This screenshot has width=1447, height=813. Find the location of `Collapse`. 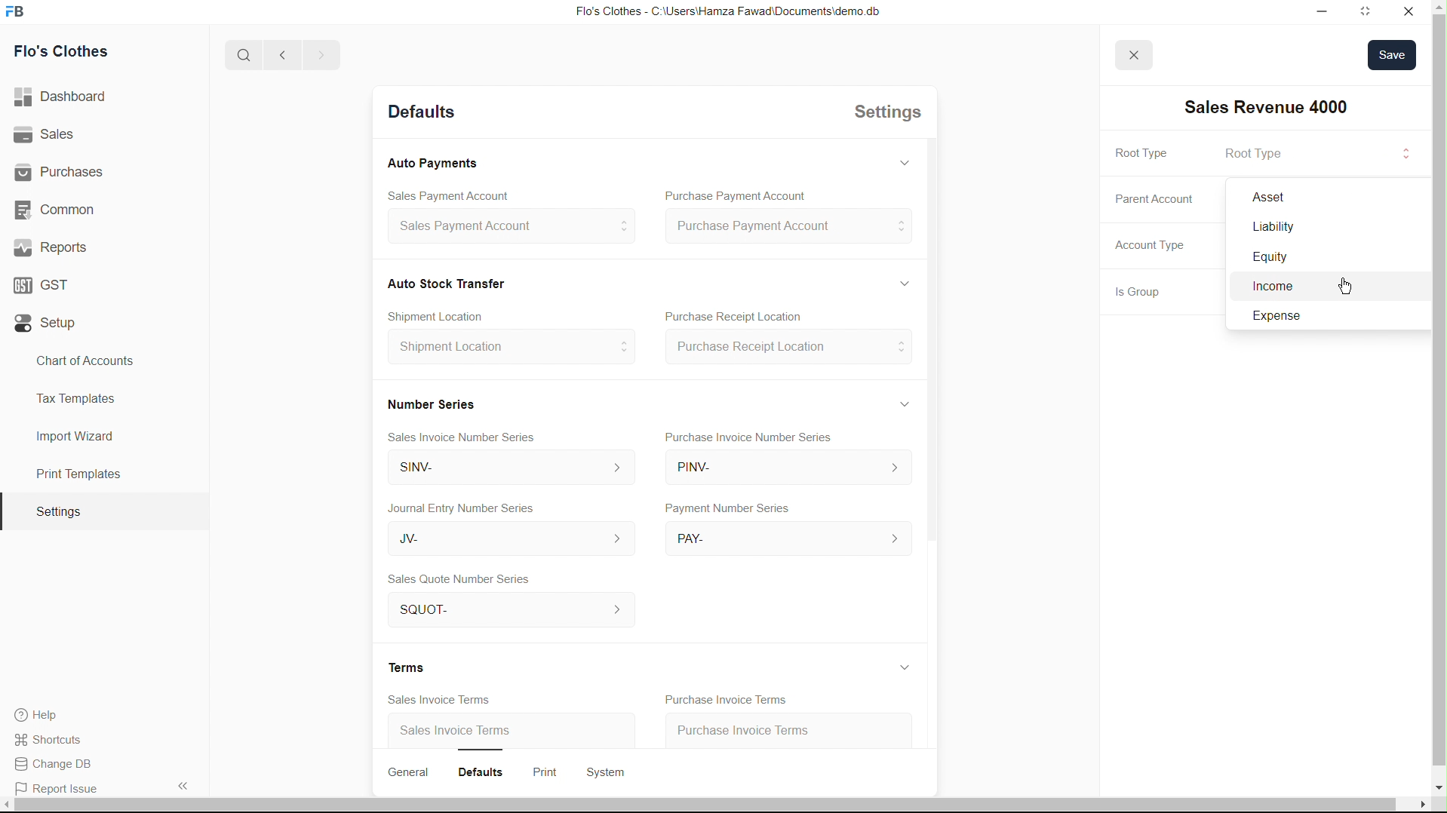

Collapse is located at coordinates (182, 785).